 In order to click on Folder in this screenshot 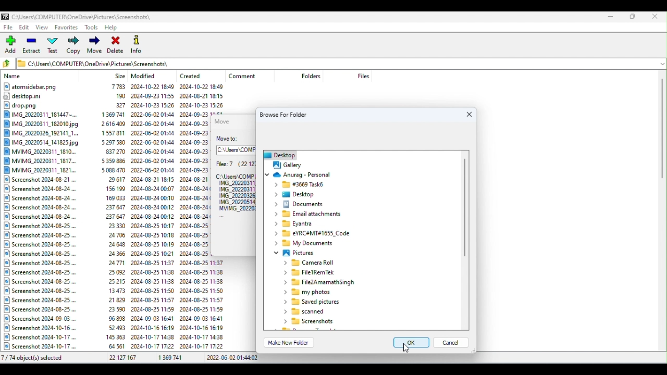, I will do `click(299, 185)`.